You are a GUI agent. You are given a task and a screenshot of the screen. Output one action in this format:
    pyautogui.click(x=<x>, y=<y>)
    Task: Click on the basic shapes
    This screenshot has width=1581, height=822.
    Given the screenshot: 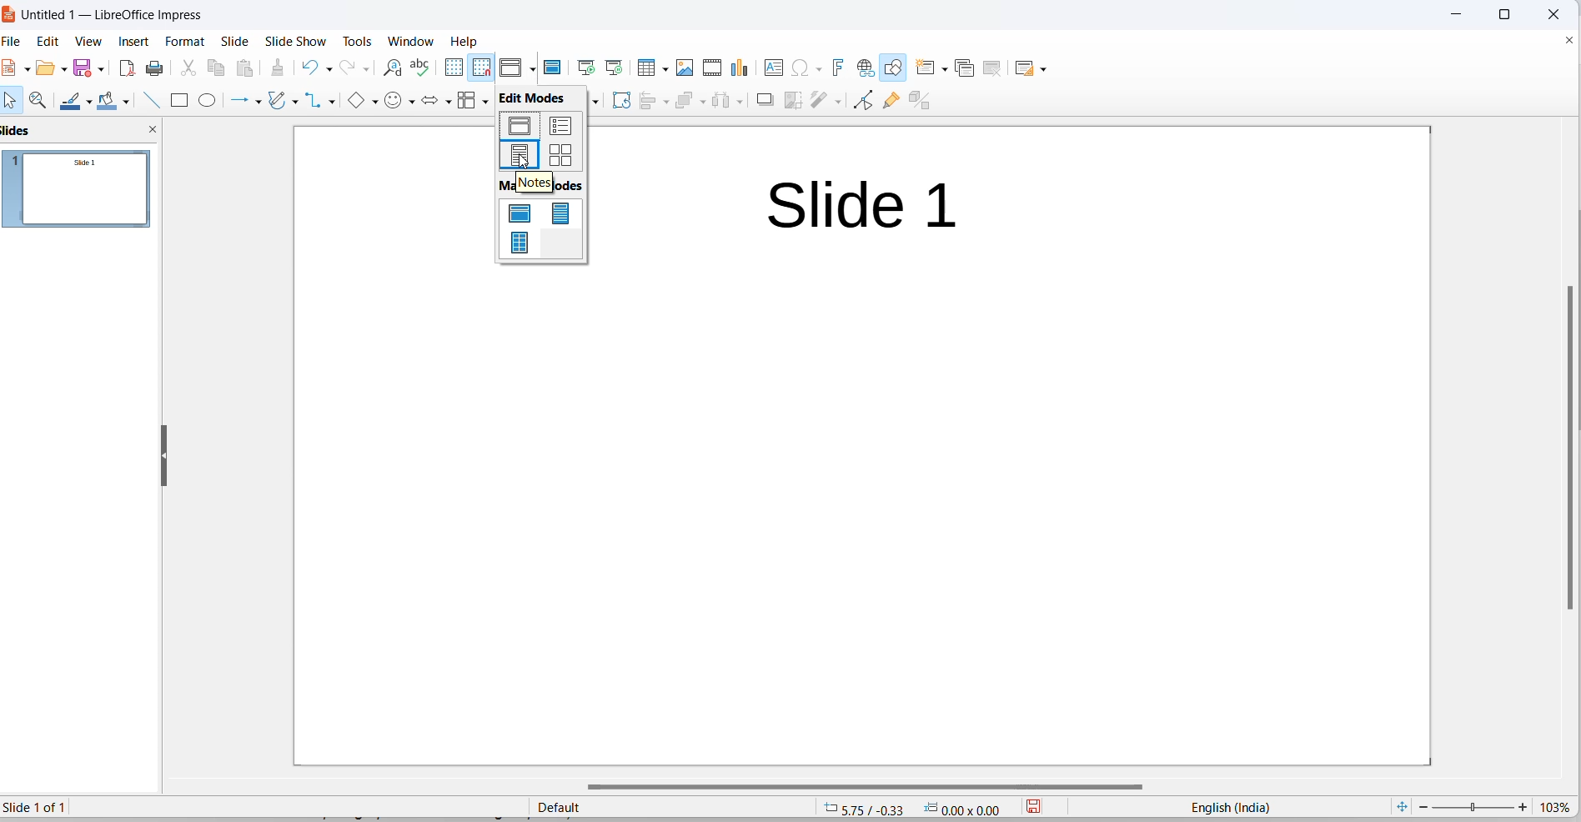 What is the action you would take?
    pyautogui.click(x=359, y=101)
    